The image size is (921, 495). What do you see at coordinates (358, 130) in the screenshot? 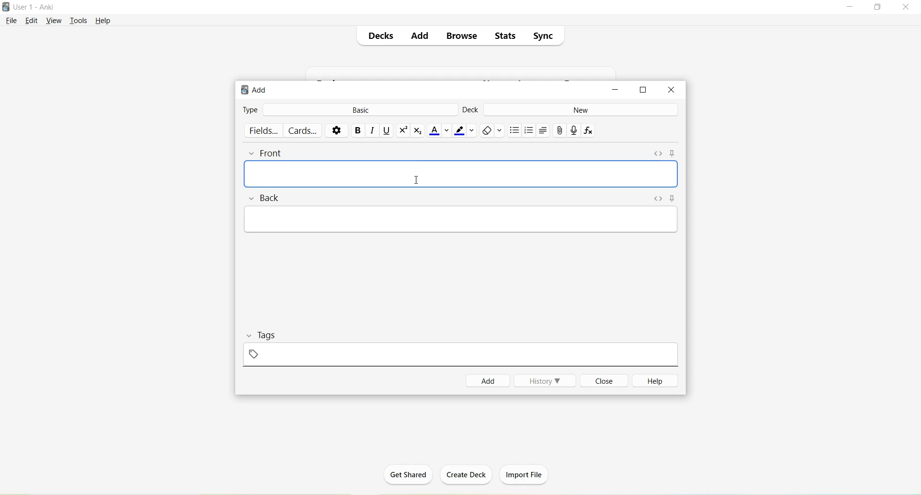
I see `Bold` at bounding box center [358, 130].